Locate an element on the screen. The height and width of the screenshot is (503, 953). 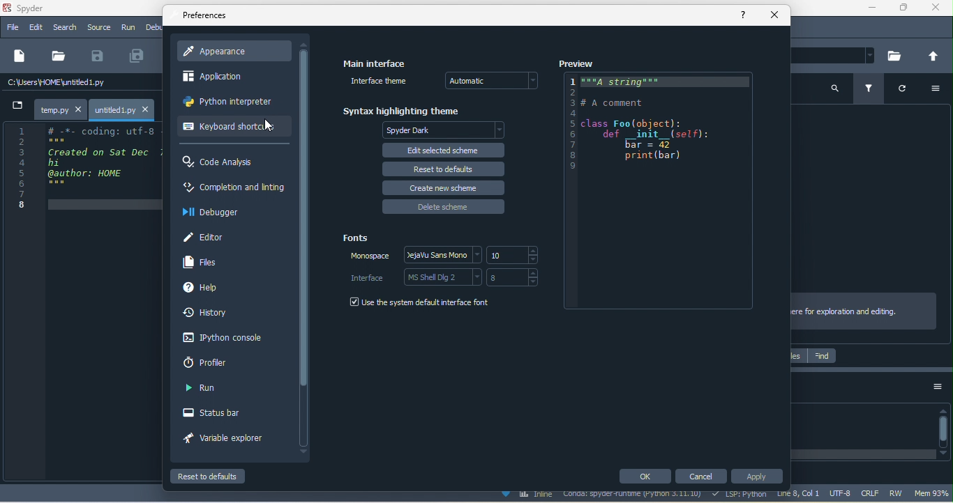
status bar is located at coordinates (216, 411).